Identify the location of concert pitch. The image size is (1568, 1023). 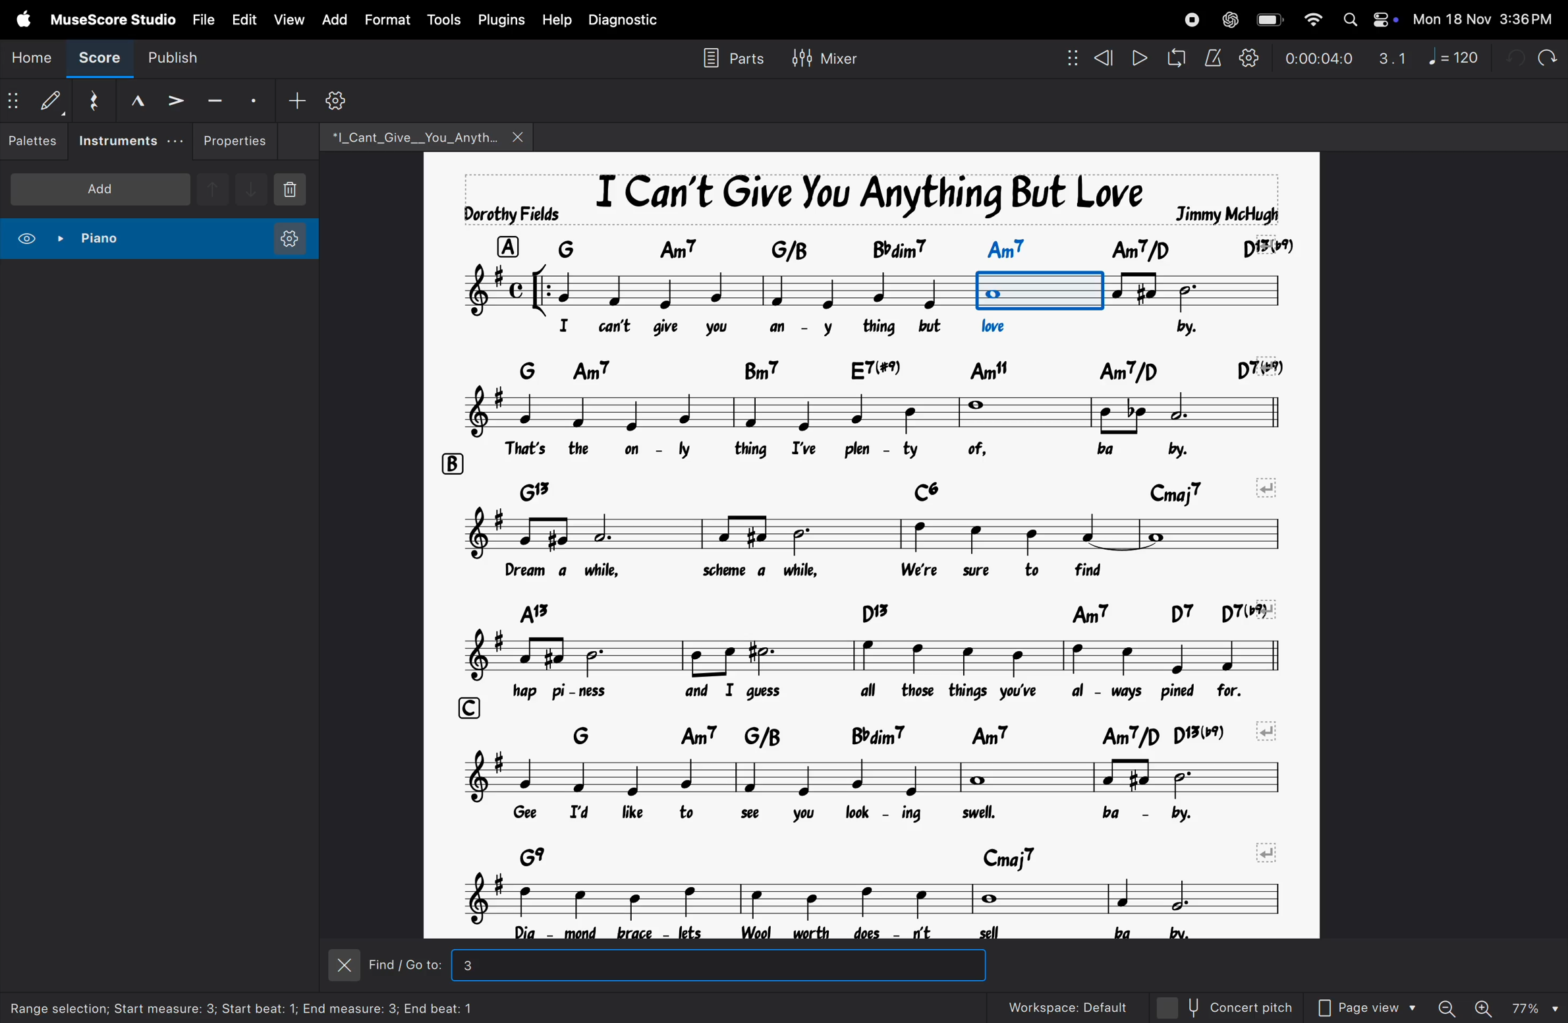
(1222, 1007).